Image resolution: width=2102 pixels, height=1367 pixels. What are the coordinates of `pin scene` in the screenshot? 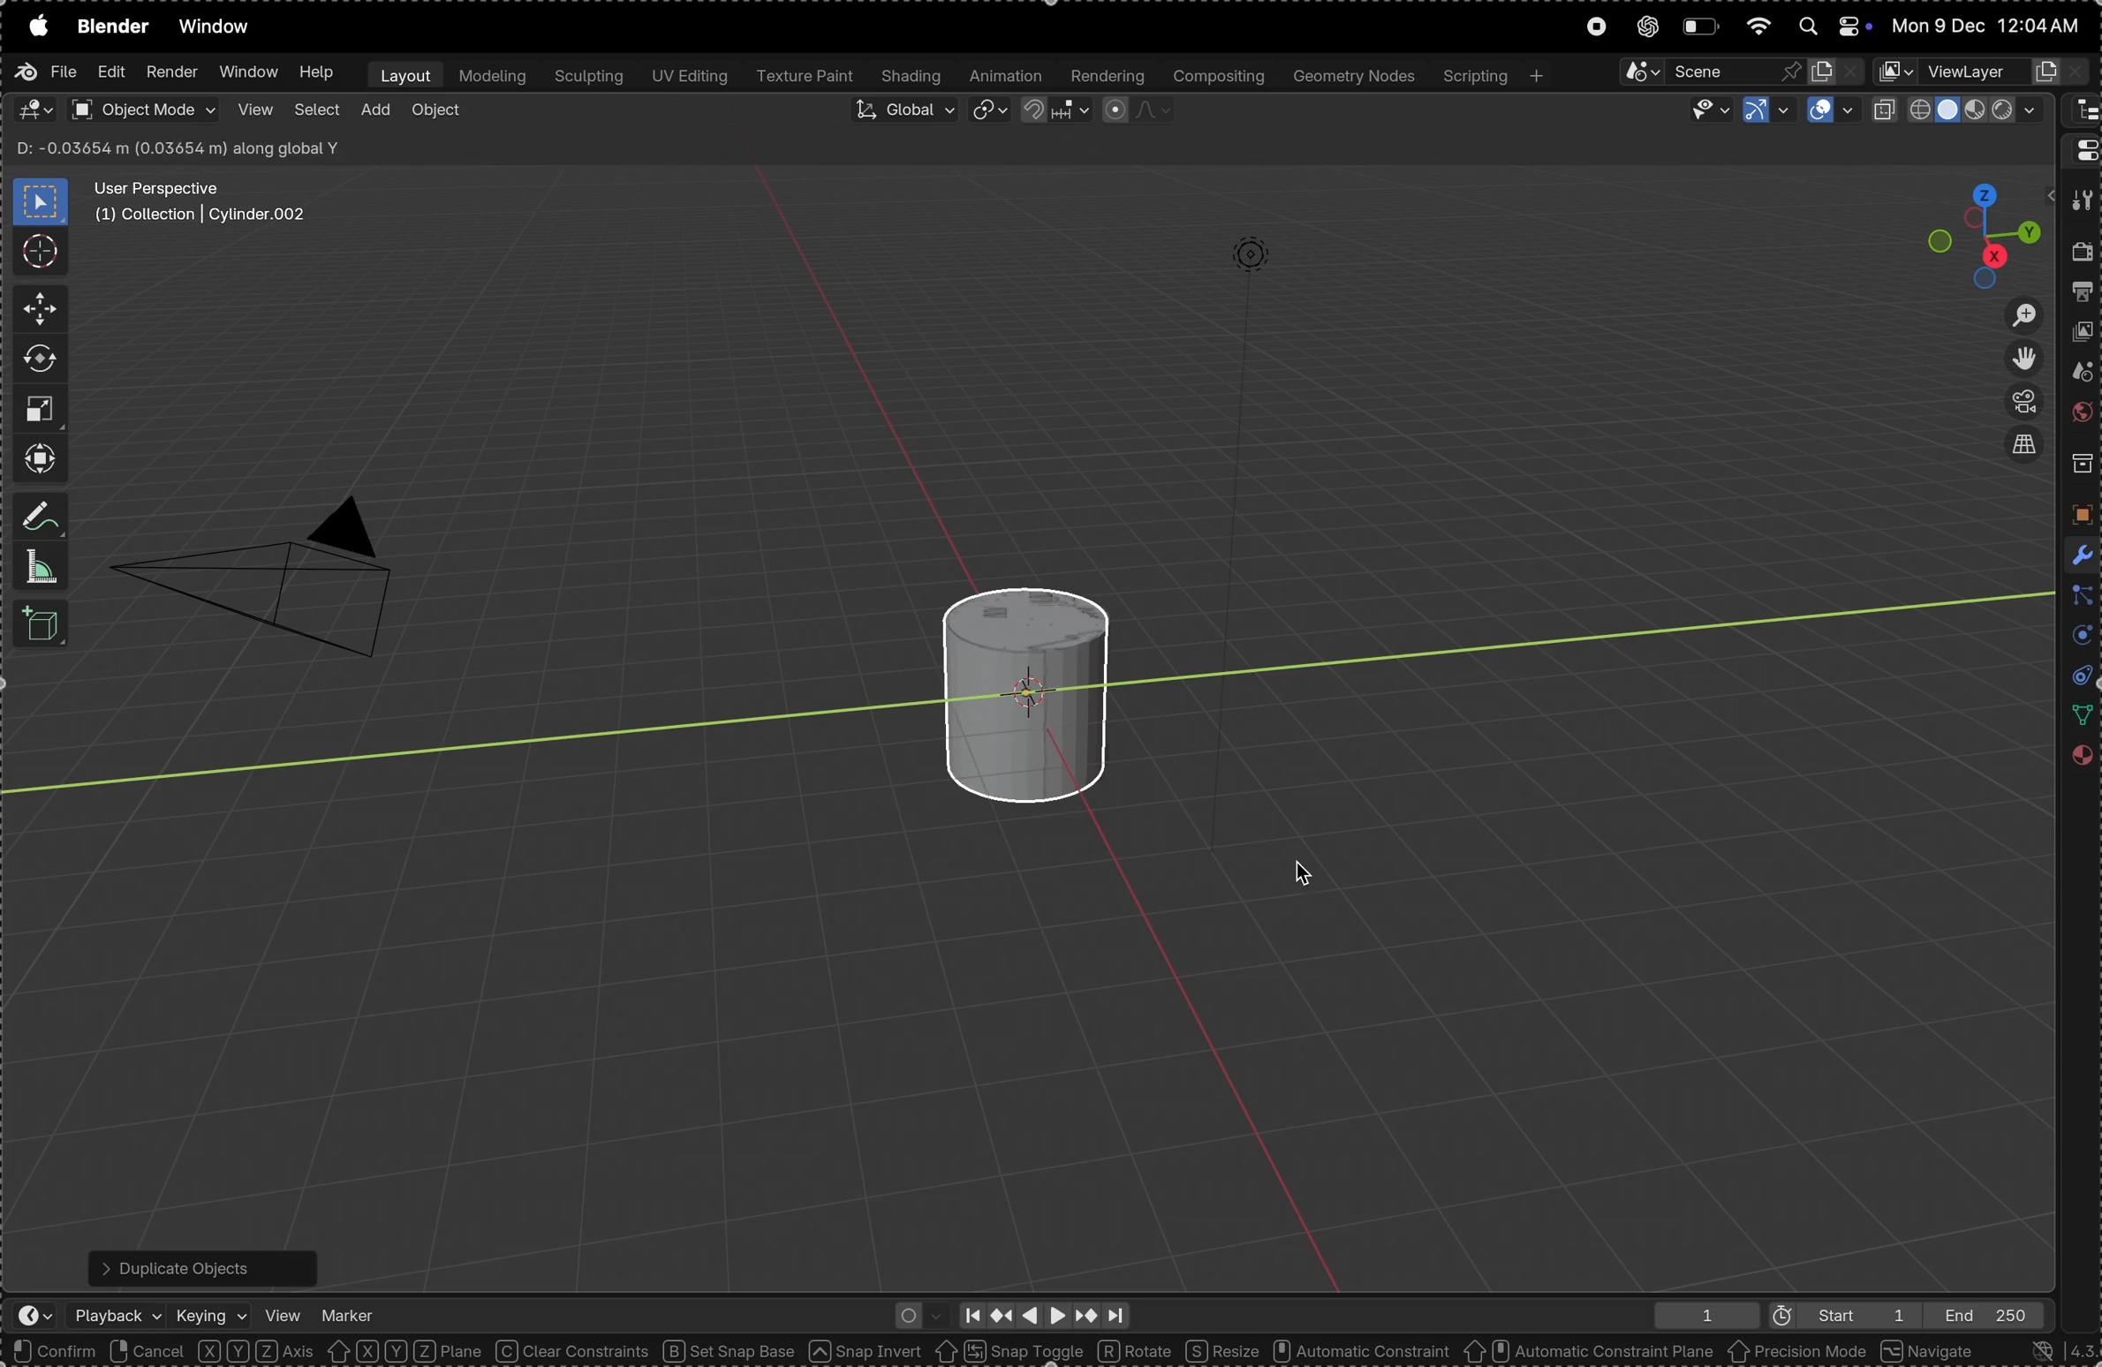 It's located at (1705, 71).